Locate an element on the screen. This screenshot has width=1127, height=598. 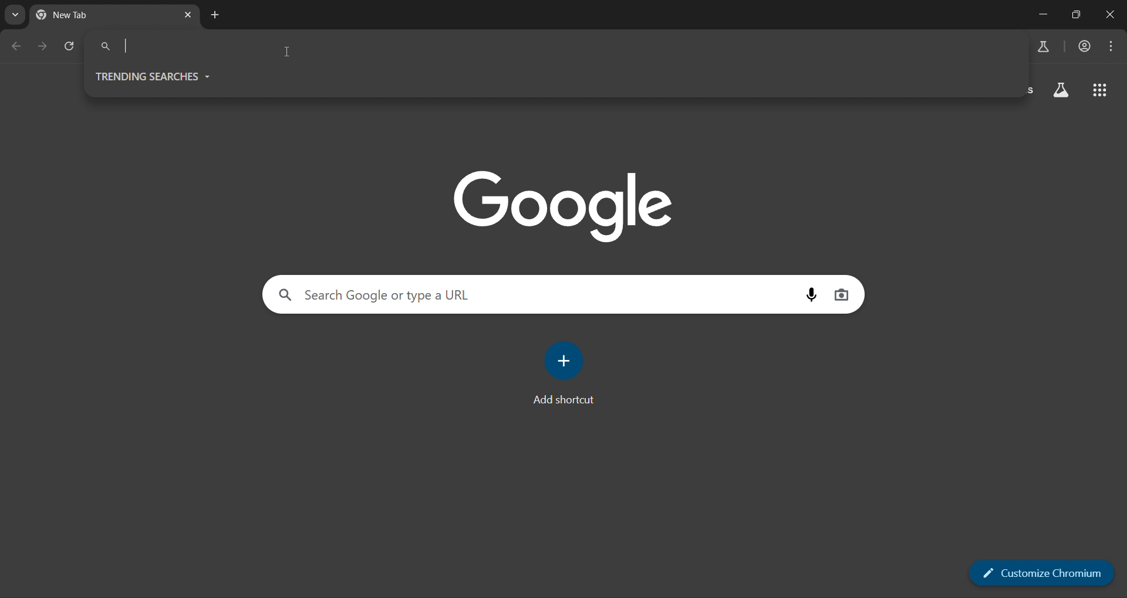
search labs is located at coordinates (1043, 46).